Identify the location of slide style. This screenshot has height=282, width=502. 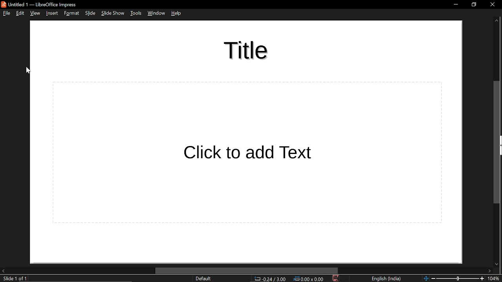
(203, 278).